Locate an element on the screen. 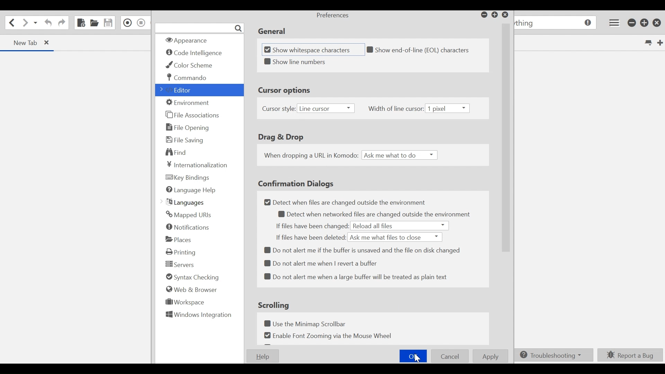  Minimize is located at coordinates (484, 15).